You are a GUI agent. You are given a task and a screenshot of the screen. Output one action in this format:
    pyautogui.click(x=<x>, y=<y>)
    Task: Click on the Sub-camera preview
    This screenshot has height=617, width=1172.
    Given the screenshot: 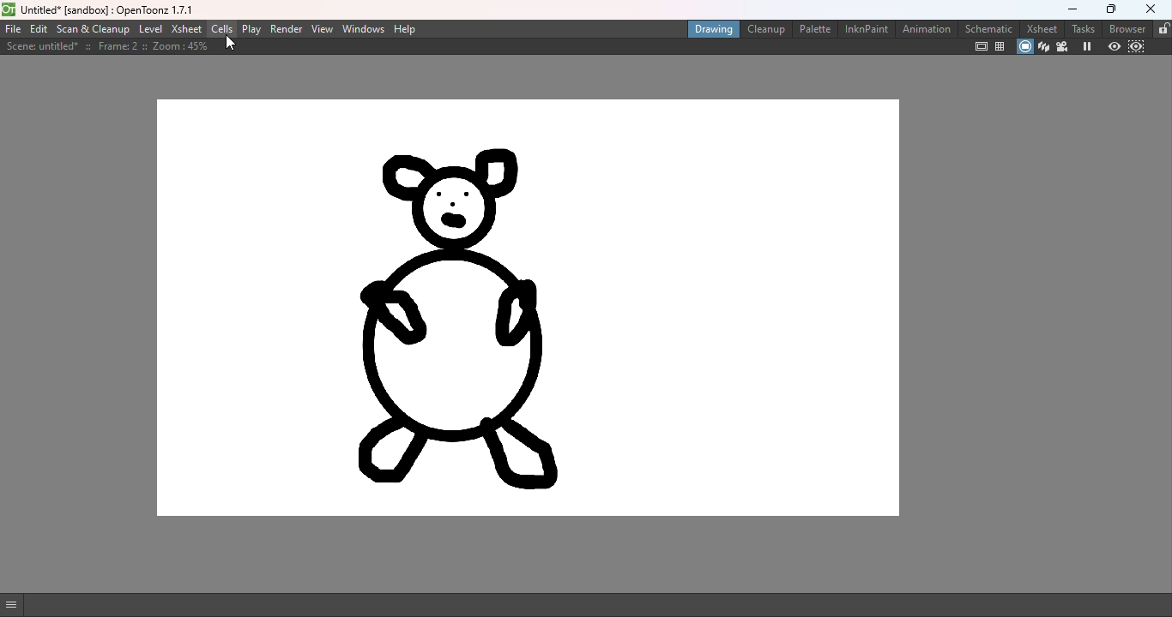 What is the action you would take?
    pyautogui.click(x=1137, y=47)
    